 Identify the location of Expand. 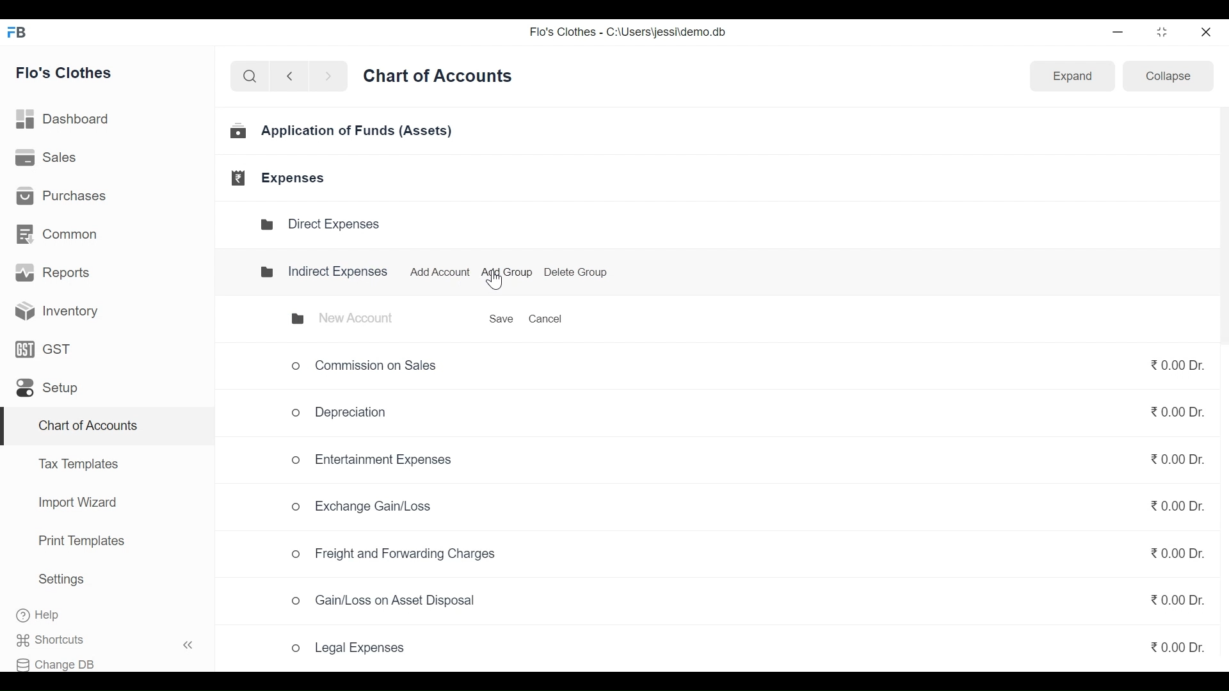
(1073, 77).